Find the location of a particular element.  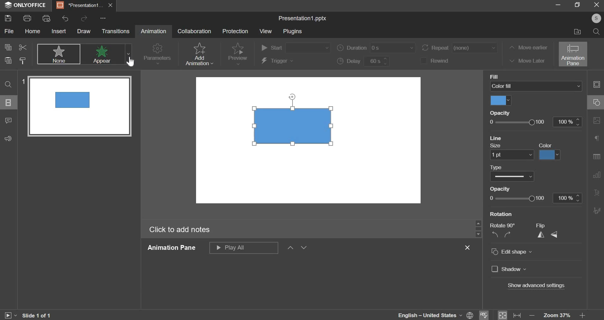

start is located at coordinates (295, 47).